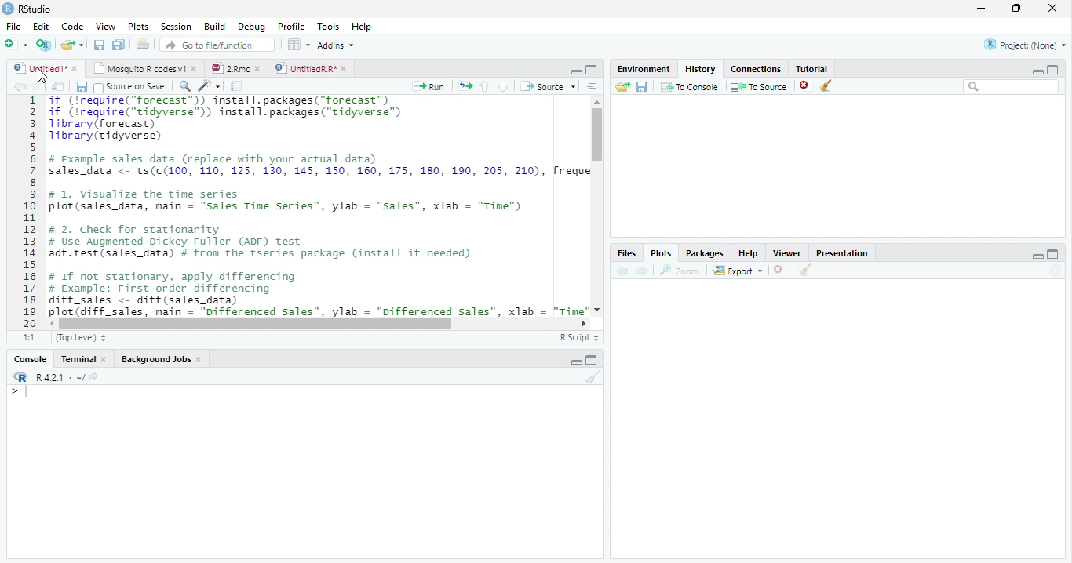 Image resolution: width=1072 pixels, height=563 pixels. Describe the element at coordinates (642, 86) in the screenshot. I see `save` at that location.